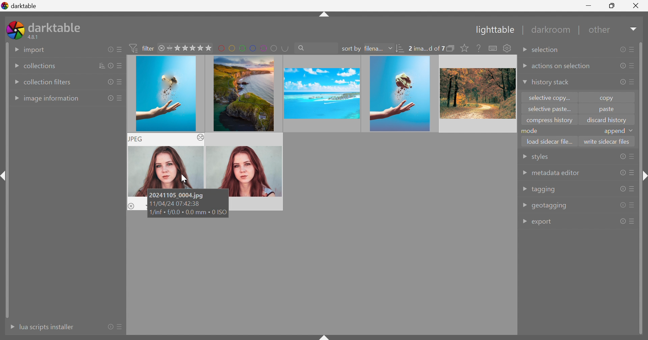  Describe the element at coordinates (524, 222) in the screenshot. I see `Drop Down` at that location.